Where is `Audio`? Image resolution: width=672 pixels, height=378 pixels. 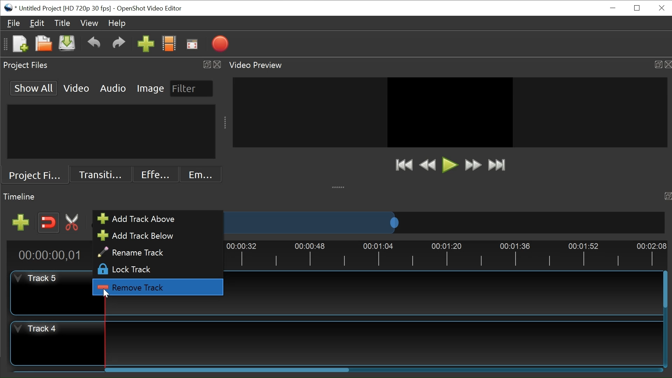 Audio is located at coordinates (112, 87).